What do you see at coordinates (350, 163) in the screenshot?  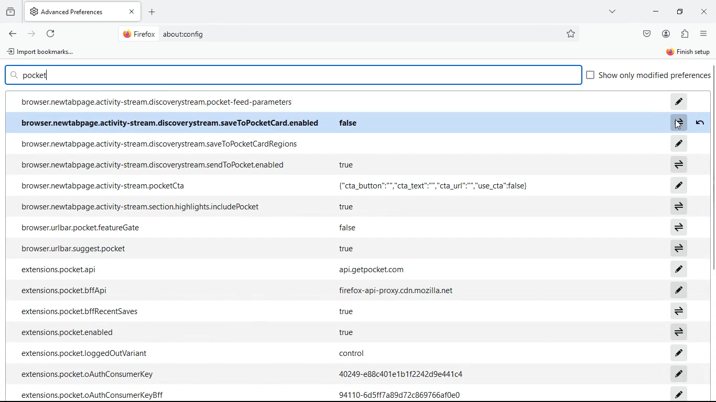 I see `true` at bounding box center [350, 163].